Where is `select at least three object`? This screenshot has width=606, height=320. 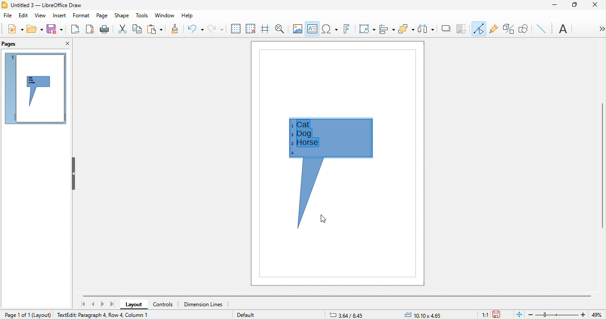
select at least three object is located at coordinates (426, 29).